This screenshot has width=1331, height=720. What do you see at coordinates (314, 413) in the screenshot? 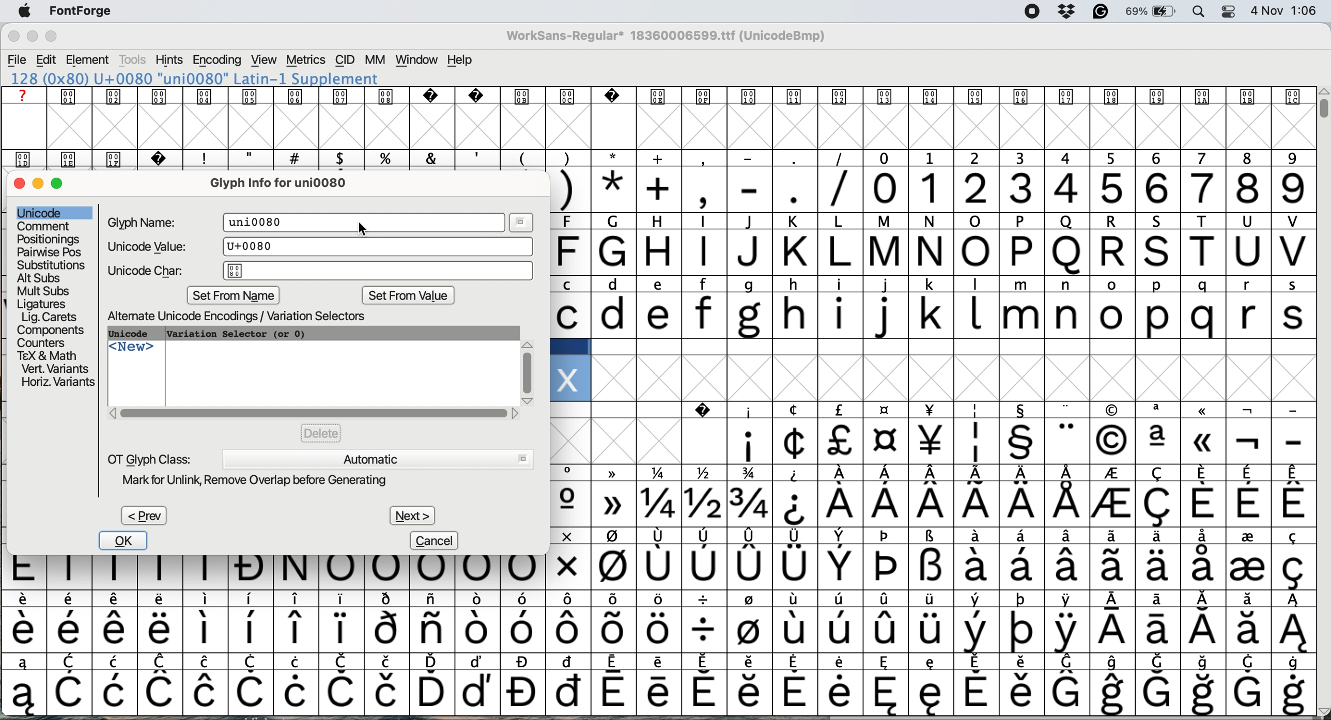
I see `horizontal scroll bar` at bounding box center [314, 413].